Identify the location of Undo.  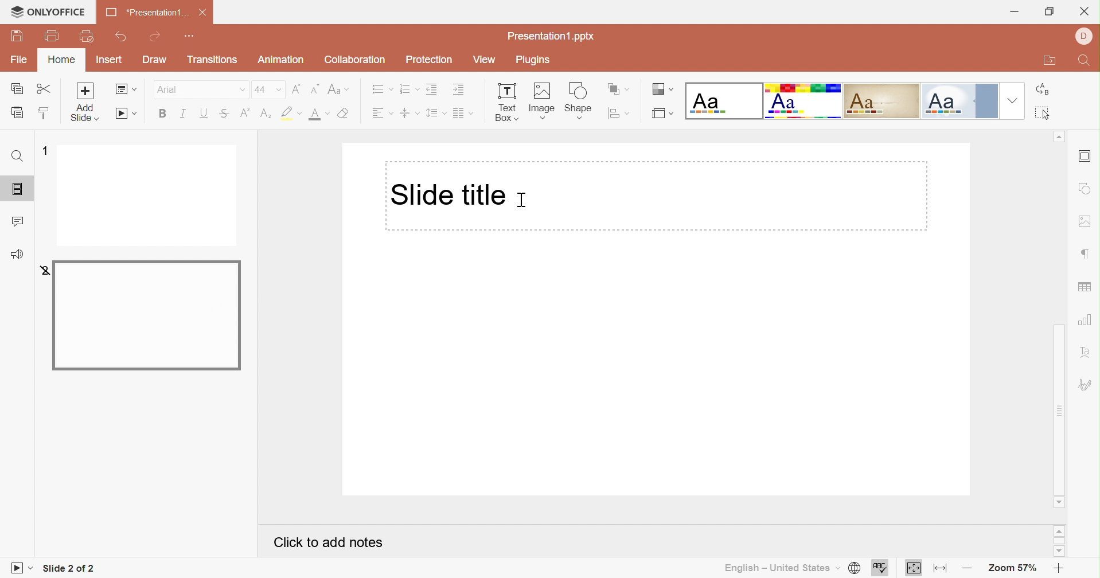
(120, 38).